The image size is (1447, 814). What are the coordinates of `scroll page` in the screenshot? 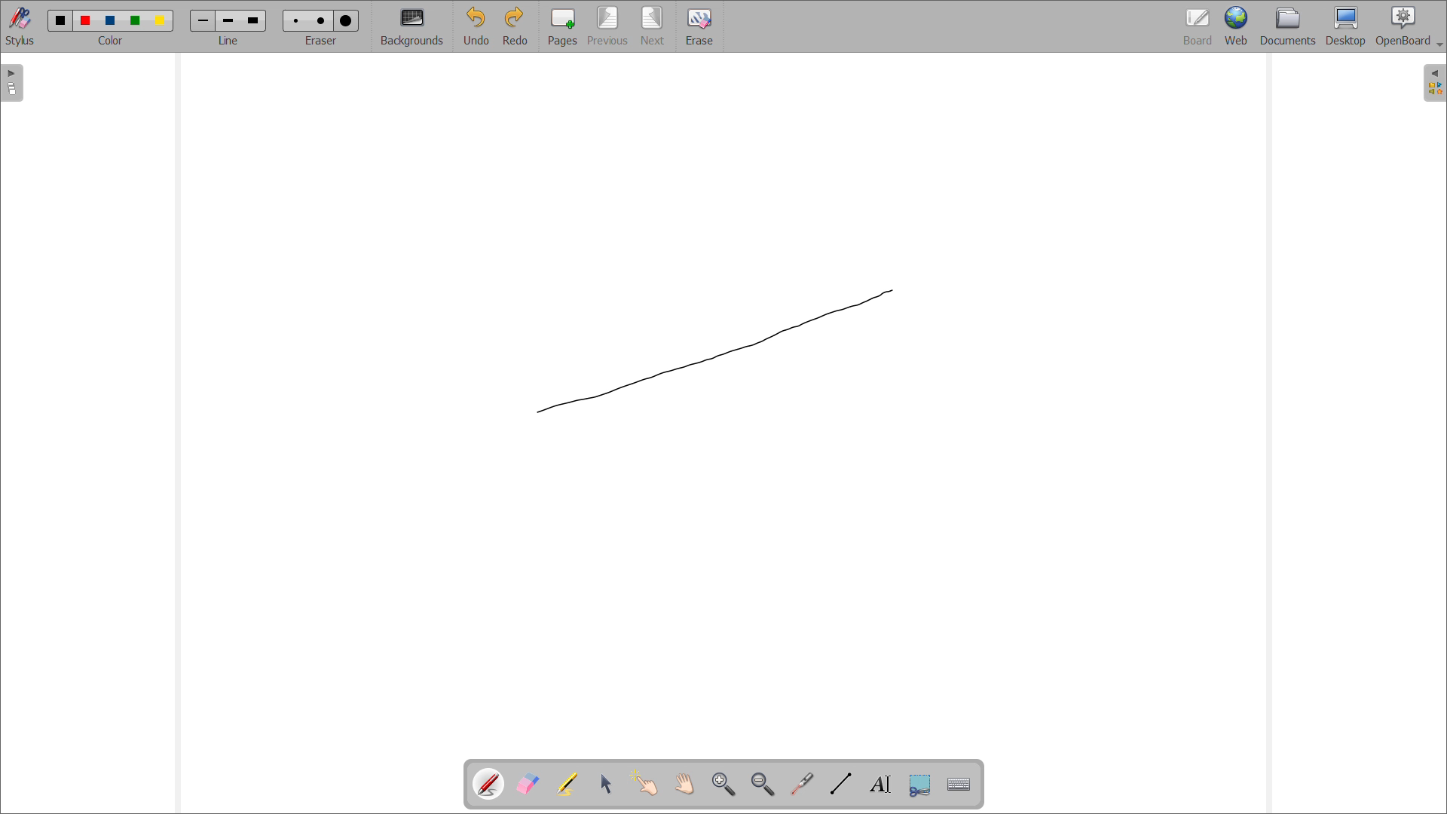 It's located at (684, 783).